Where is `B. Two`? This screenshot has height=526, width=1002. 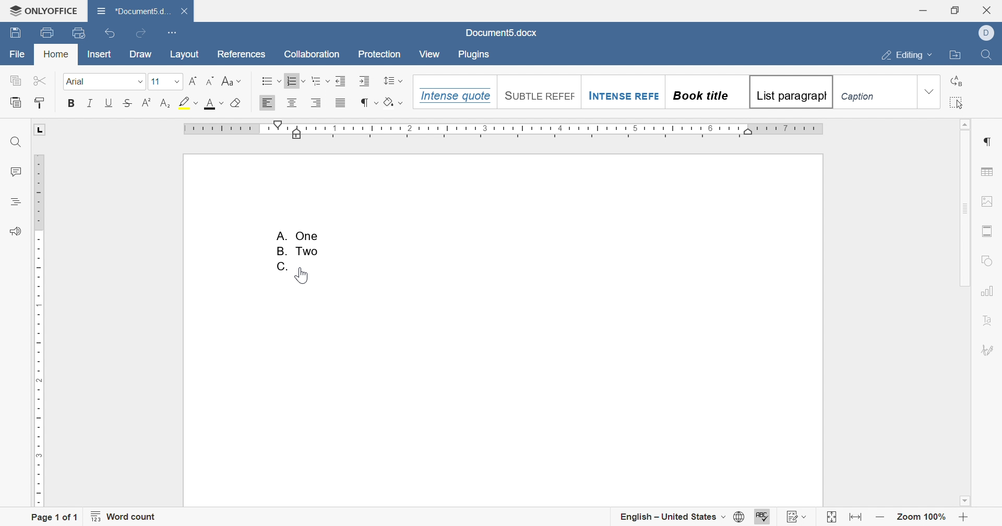 B. Two is located at coordinates (301, 252).